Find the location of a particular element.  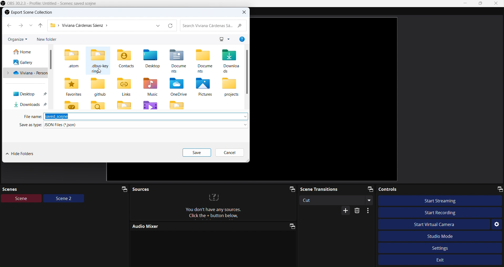

folder is located at coordinates (177, 104).